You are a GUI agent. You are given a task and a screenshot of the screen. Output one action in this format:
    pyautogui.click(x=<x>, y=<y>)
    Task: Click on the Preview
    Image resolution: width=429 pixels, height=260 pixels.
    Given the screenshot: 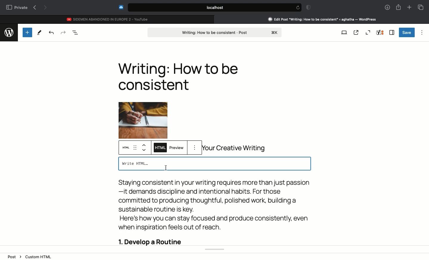 What is the action you would take?
    pyautogui.click(x=177, y=148)
    